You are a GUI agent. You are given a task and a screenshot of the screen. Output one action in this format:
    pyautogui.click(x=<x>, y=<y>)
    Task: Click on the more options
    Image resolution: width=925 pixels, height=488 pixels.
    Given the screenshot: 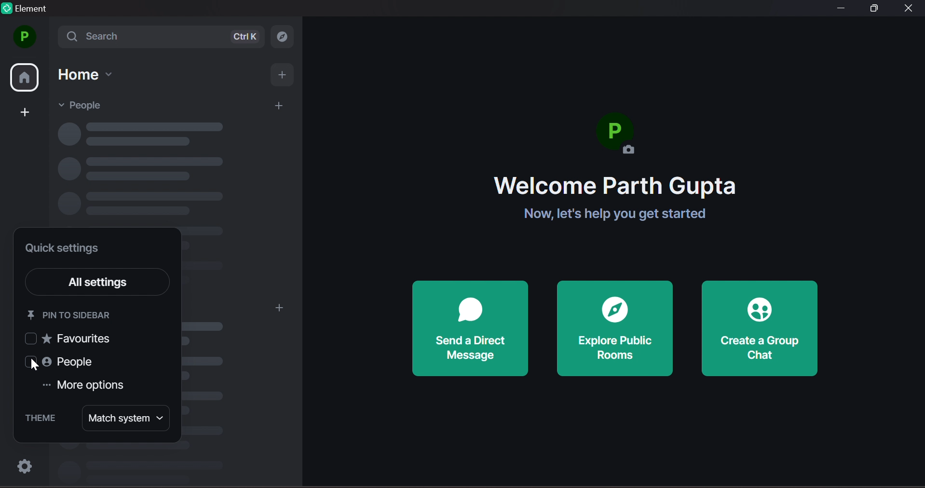 What is the action you would take?
    pyautogui.click(x=45, y=385)
    